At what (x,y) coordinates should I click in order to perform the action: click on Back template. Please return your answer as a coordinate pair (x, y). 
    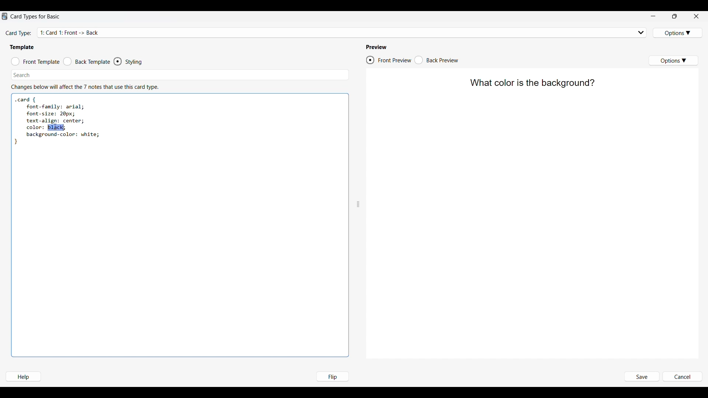
    Looking at the image, I should click on (87, 62).